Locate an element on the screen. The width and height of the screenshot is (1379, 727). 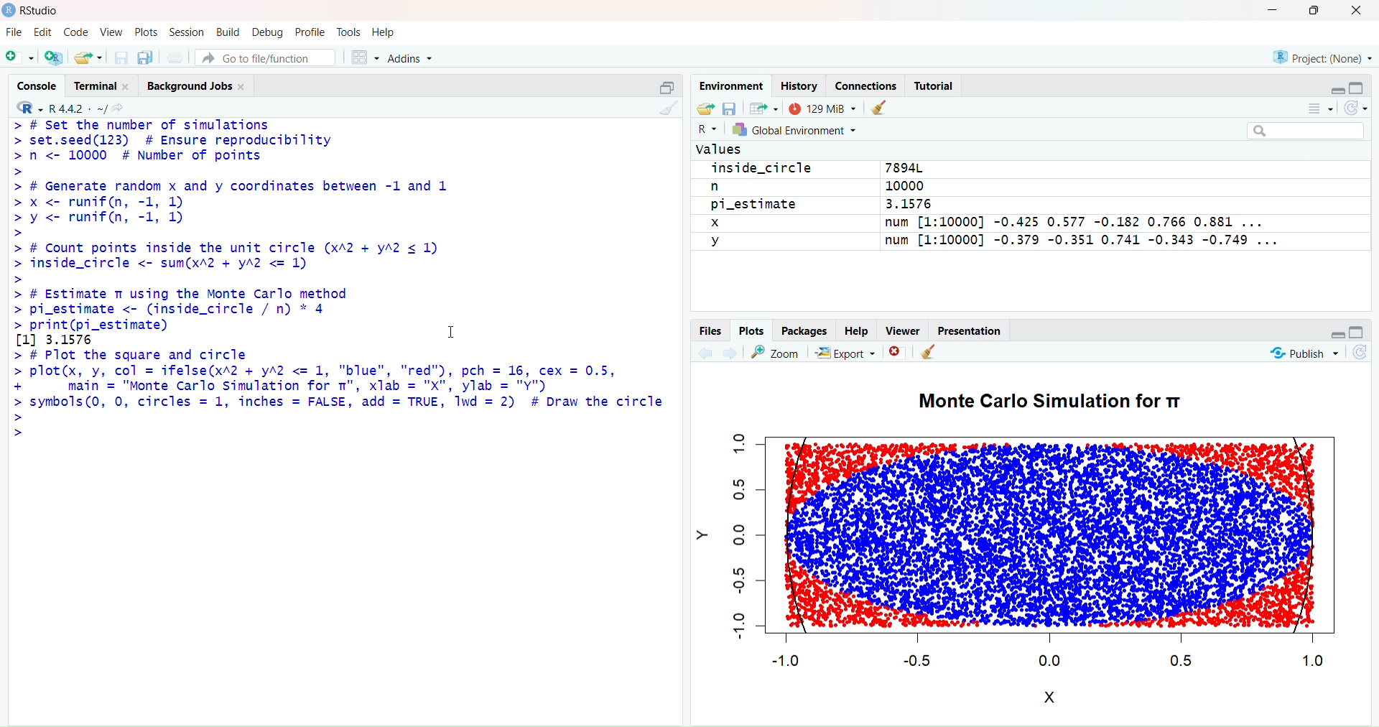
Global Environment is located at coordinates (802, 131).